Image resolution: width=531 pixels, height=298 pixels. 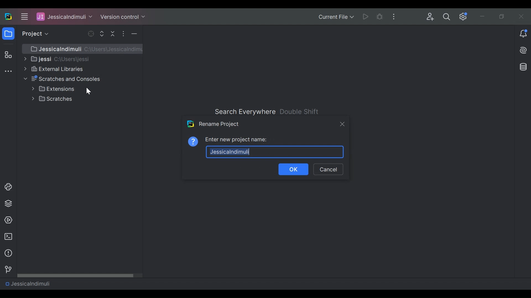 What do you see at coordinates (63, 79) in the screenshot?
I see `Scratches and Console File` at bounding box center [63, 79].